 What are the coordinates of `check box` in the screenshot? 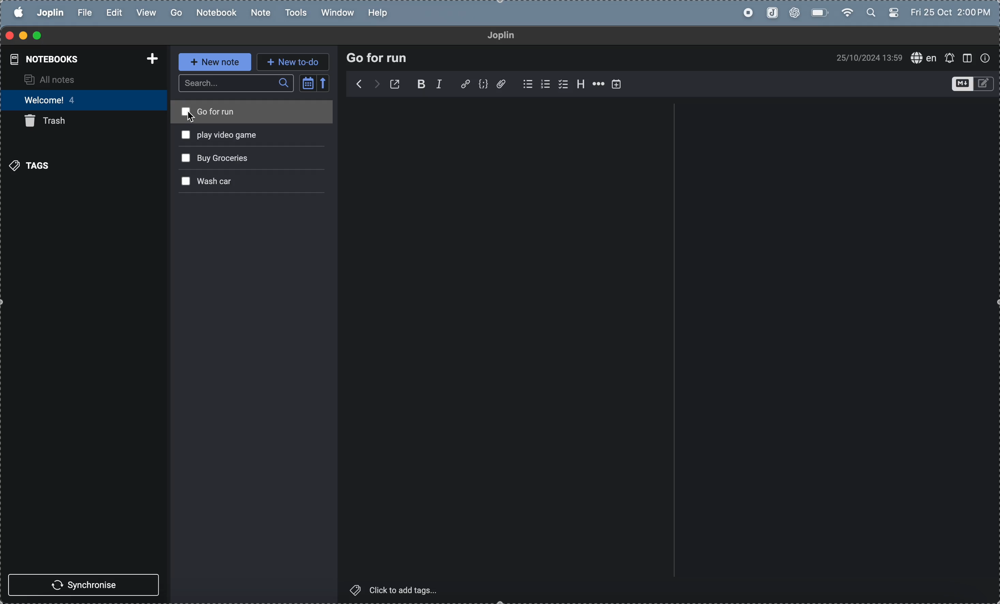 It's located at (523, 84).